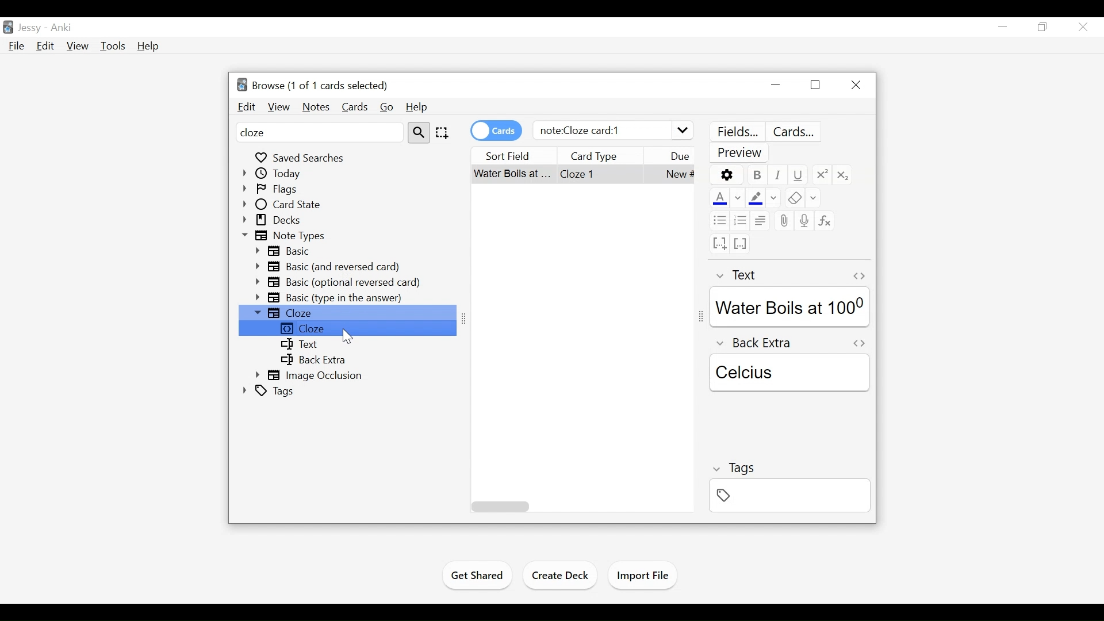  I want to click on Cursor, so click(347, 337).